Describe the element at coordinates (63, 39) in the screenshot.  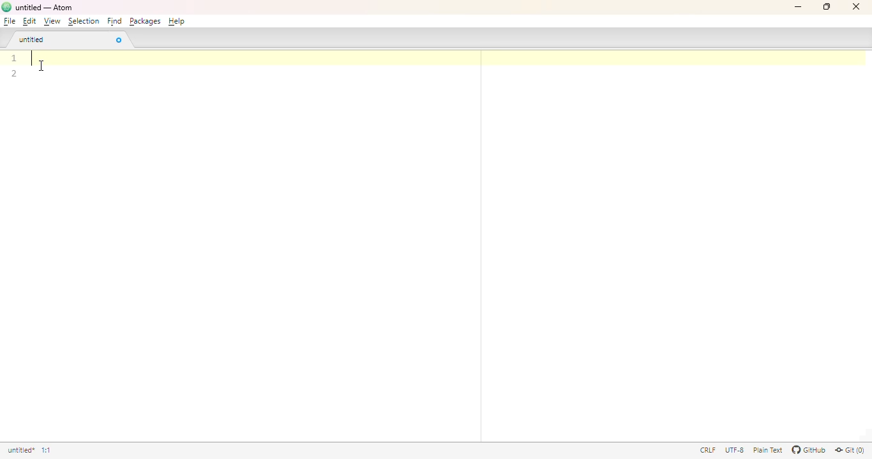
I see `untitled tab` at that location.